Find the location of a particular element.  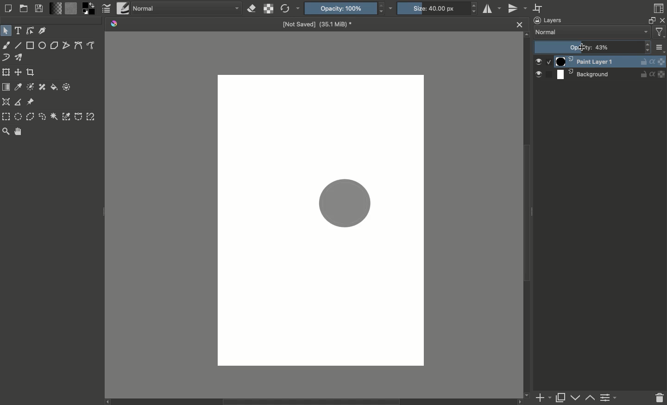

Opacity is located at coordinates (349, 8).